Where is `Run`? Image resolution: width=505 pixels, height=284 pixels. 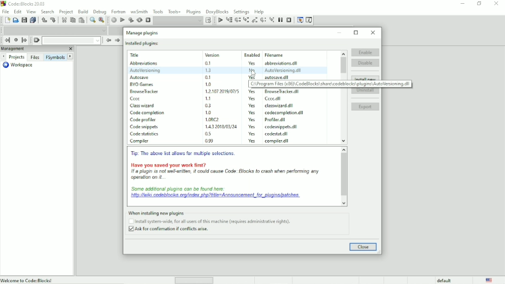 Run is located at coordinates (123, 20).